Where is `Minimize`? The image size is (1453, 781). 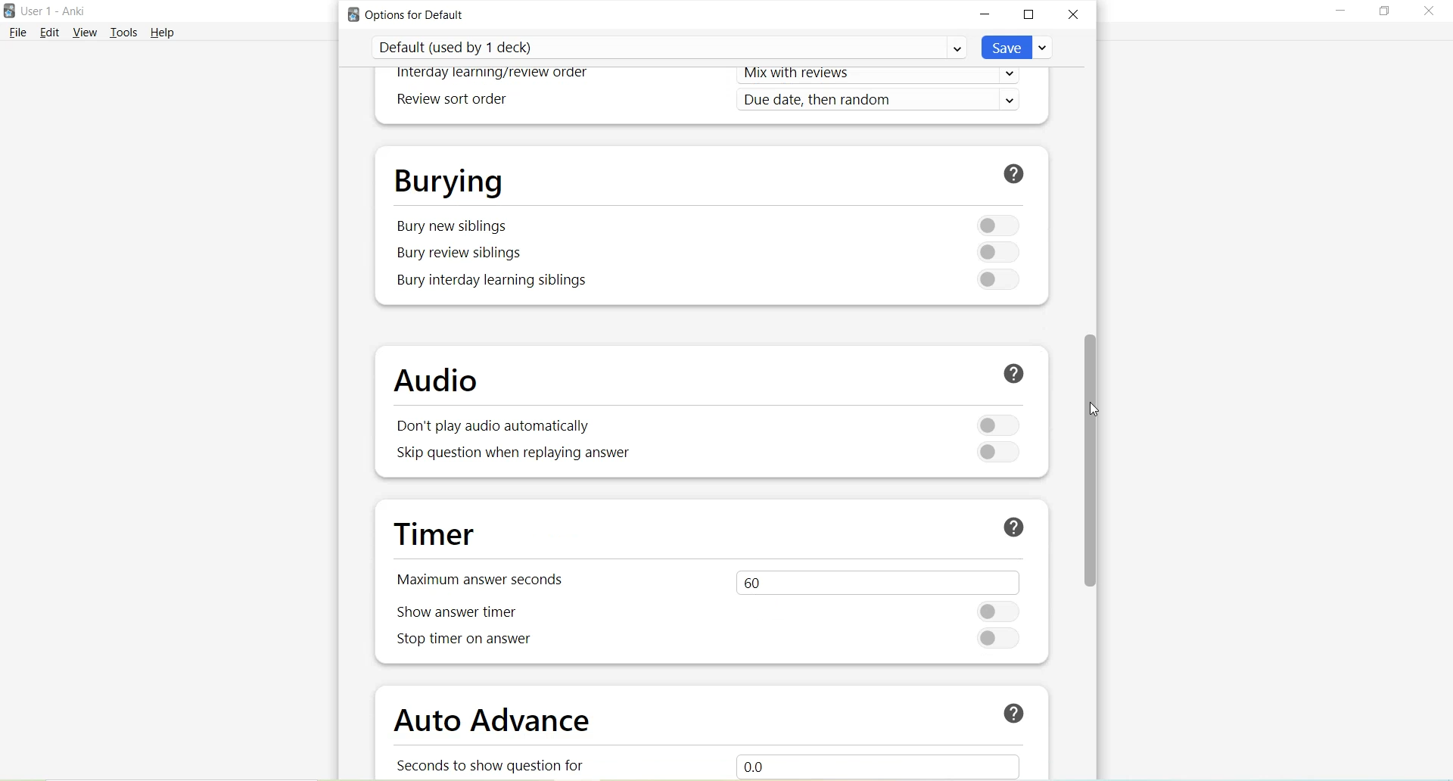 Minimize is located at coordinates (986, 14).